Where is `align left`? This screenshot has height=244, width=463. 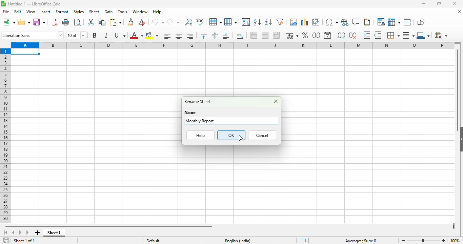 align left is located at coordinates (168, 35).